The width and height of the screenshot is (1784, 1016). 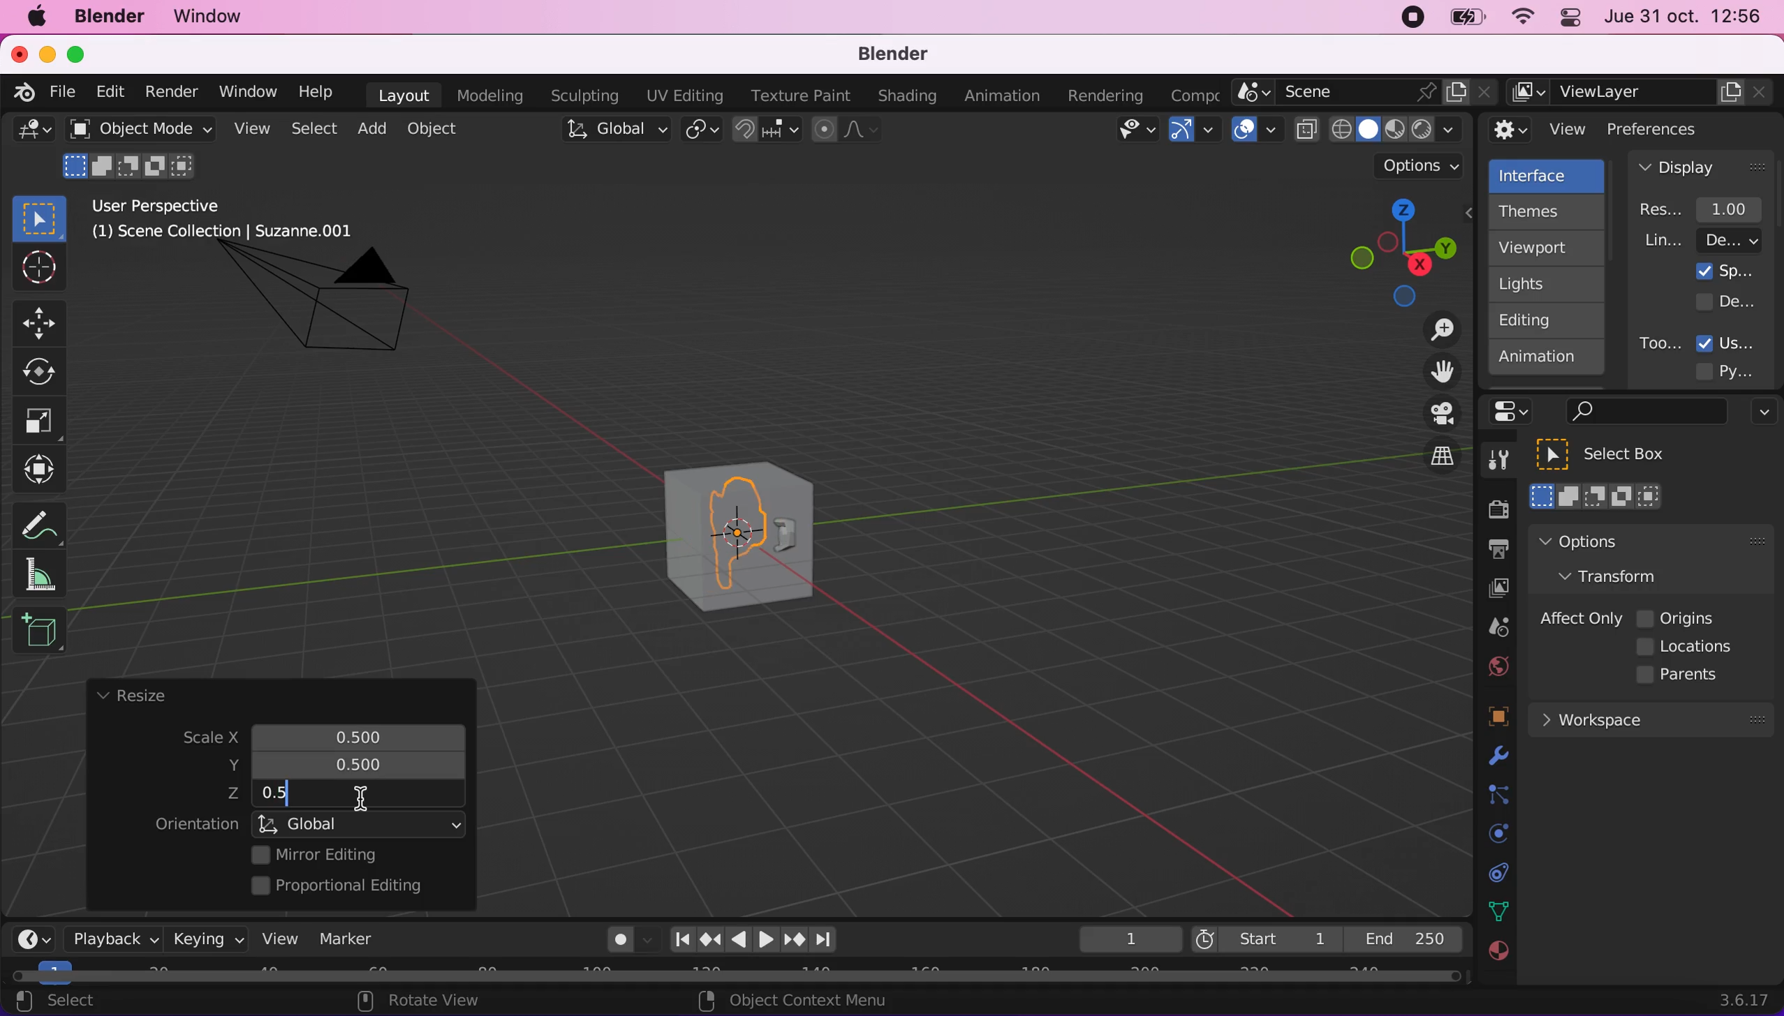 What do you see at coordinates (1193, 134) in the screenshot?
I see `gizmos` at bounding box center [1193, 134].